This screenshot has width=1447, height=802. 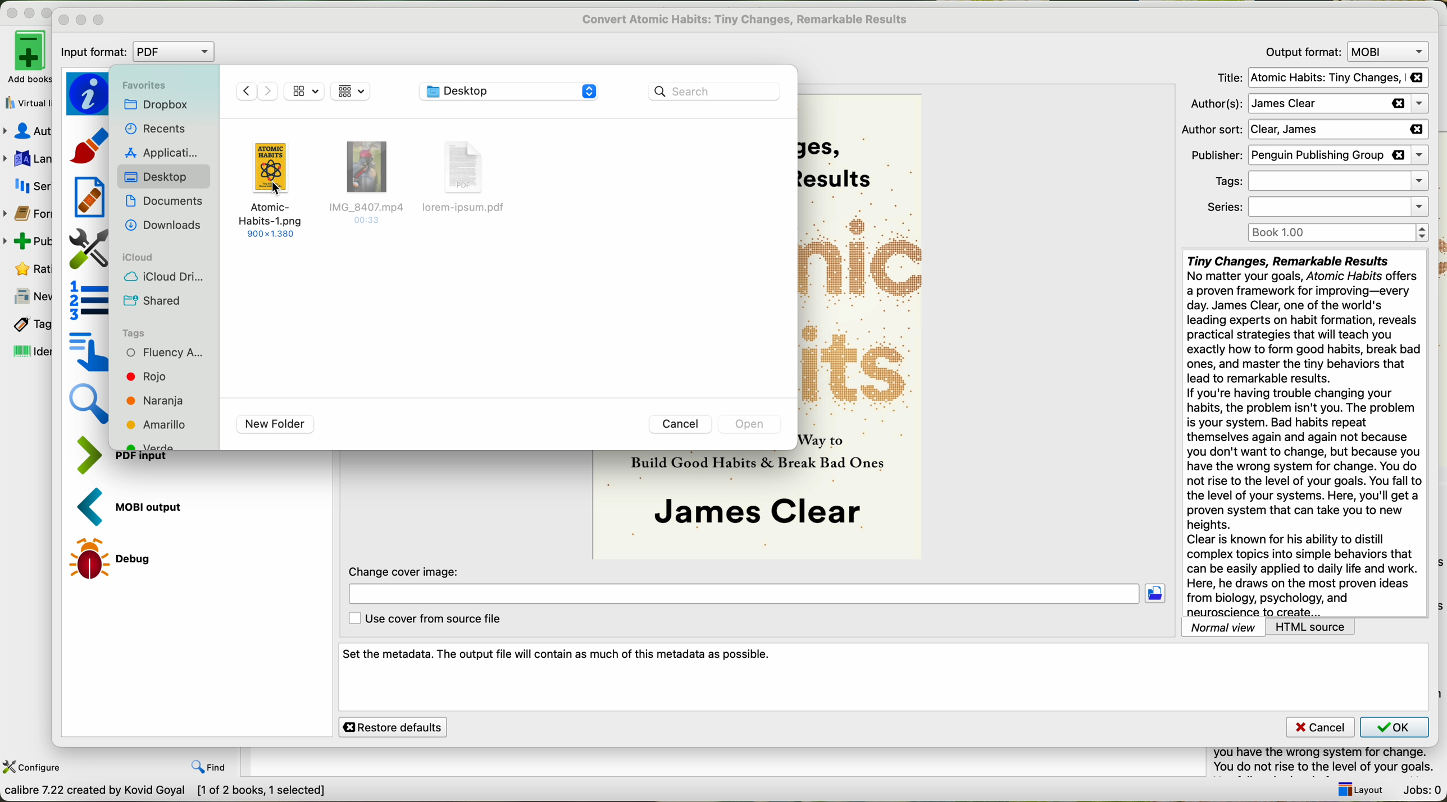 I want to click on icloud drive, so click(x=163, y=278).